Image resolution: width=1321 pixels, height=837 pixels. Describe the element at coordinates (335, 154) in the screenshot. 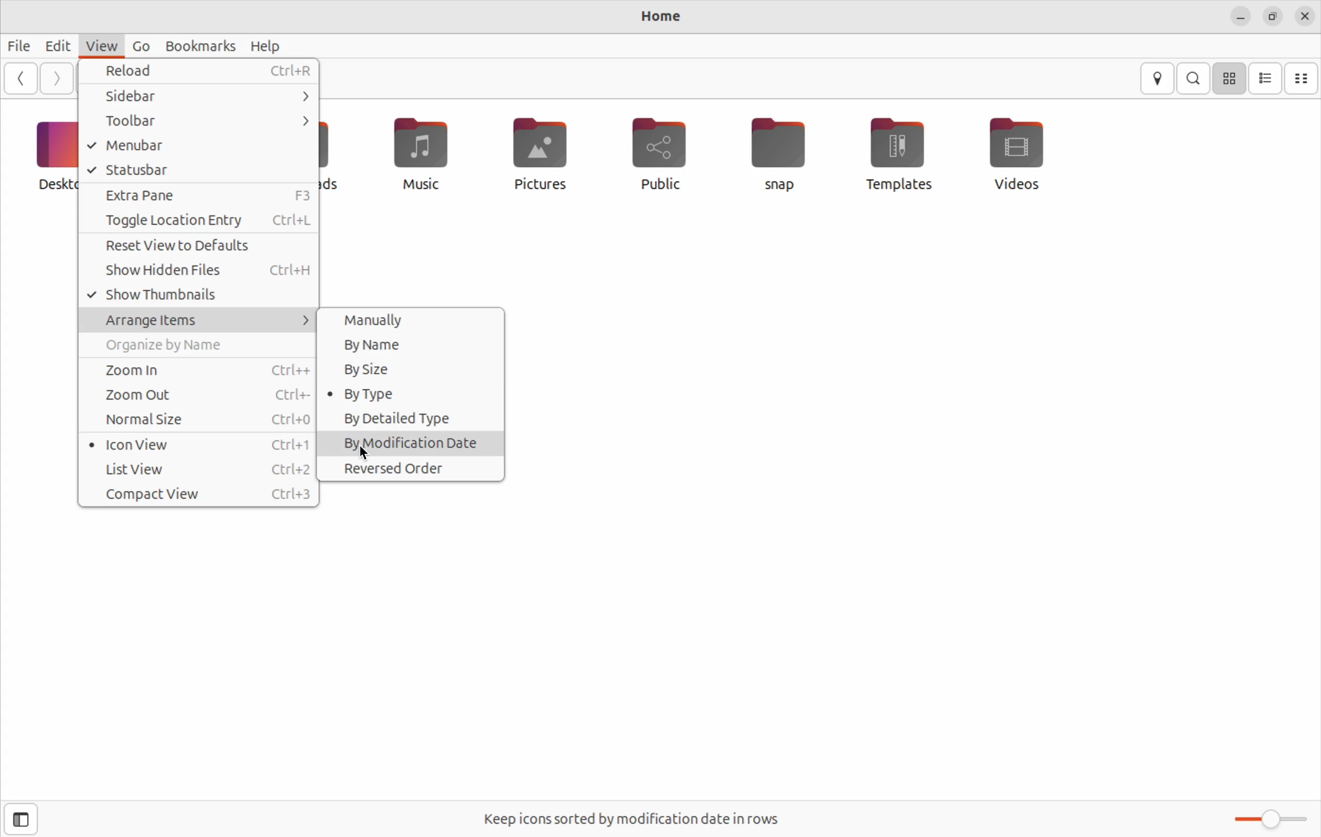

I see `downloads` at that location.